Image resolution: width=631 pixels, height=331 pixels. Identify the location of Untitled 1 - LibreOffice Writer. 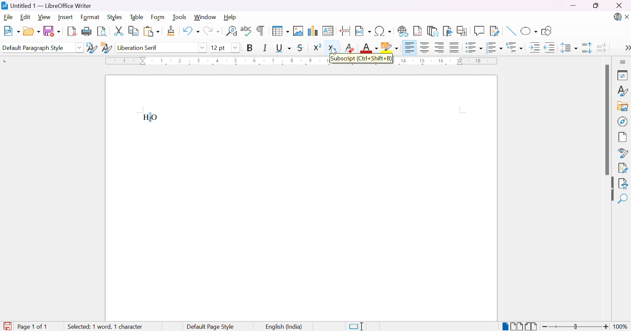
(46, 6).